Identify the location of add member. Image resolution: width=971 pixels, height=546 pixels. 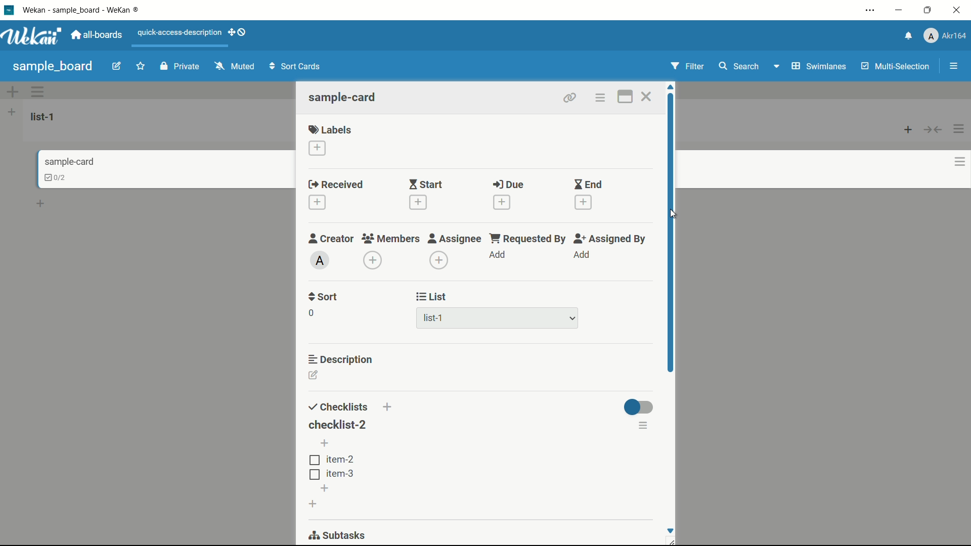
(373, 261).